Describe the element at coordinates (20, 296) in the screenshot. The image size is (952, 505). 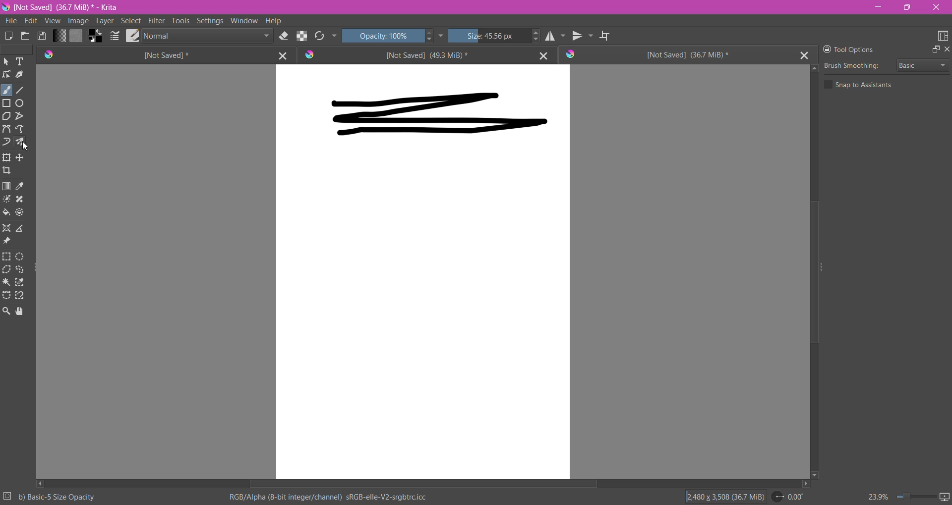
I see `Magnetic Curve Selection Tool` at that location.